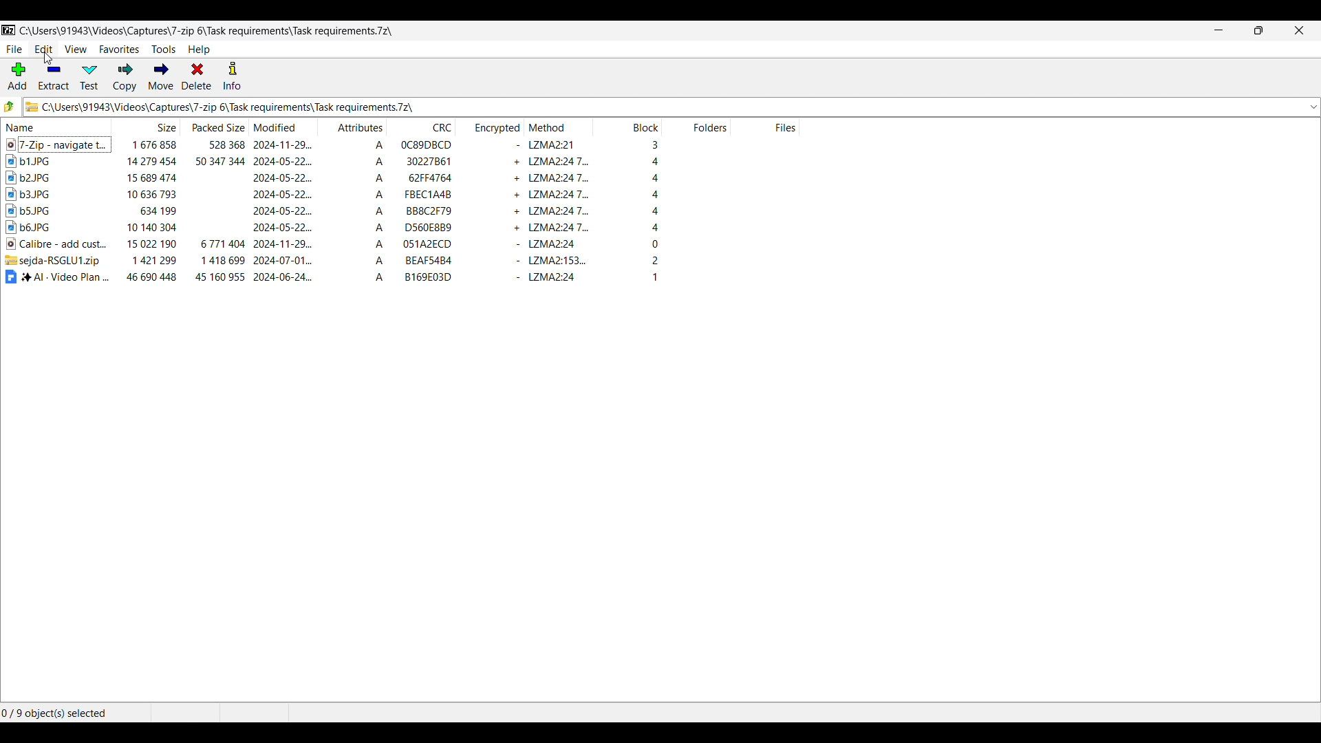 The image size is (1321, 743). Describe the element at coordinates (217, 211) in the screenshot. I see `packed size` at that location.